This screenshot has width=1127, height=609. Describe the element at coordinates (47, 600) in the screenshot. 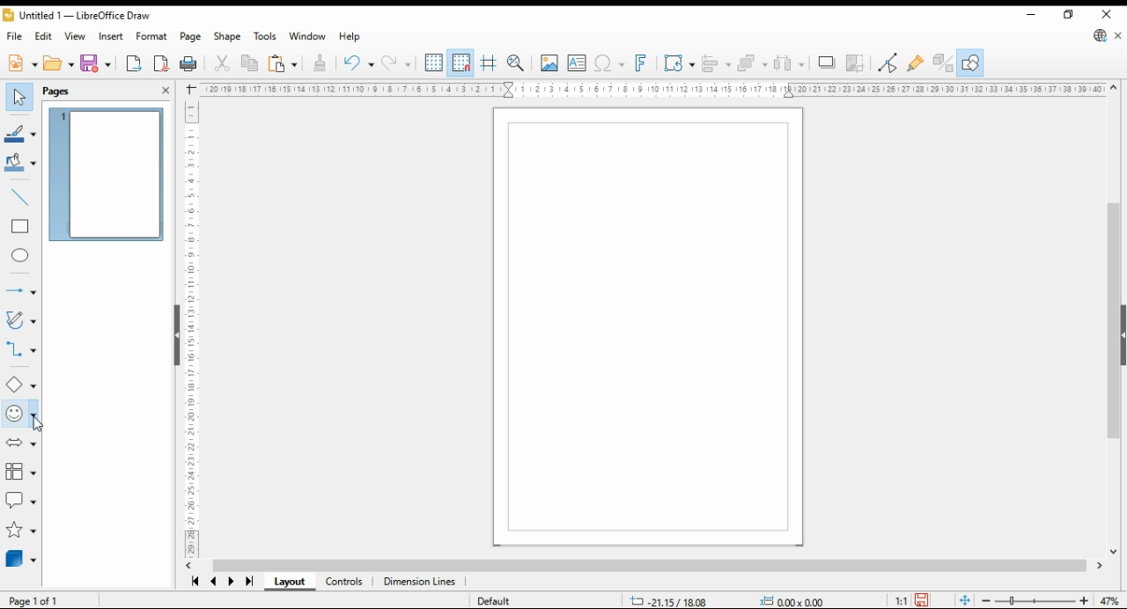

I see `Page` at that location.